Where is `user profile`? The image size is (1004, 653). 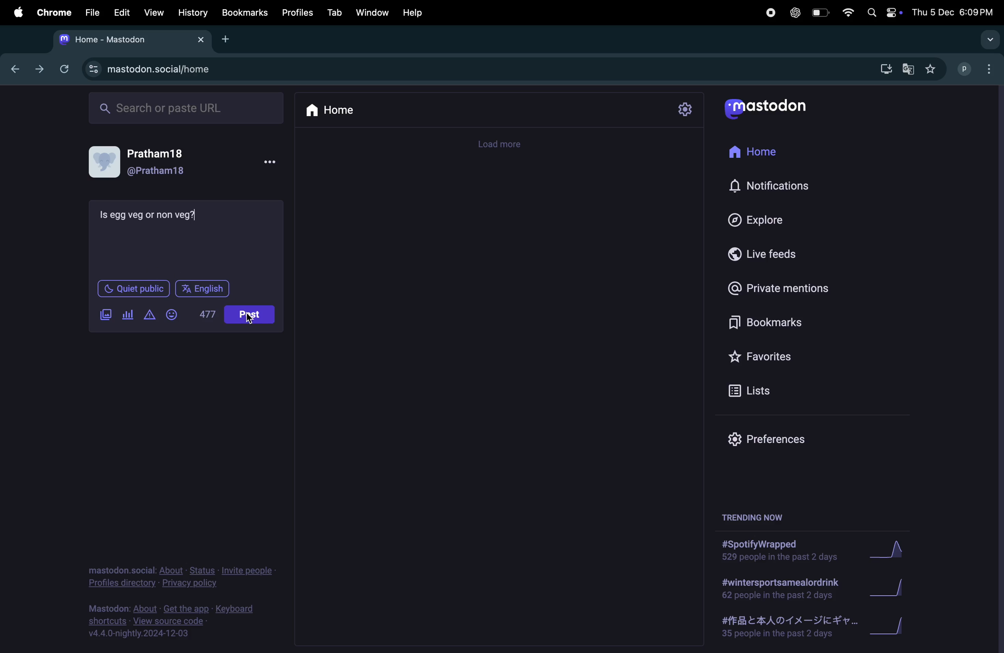
user profile is located at coordinates (147, 165).